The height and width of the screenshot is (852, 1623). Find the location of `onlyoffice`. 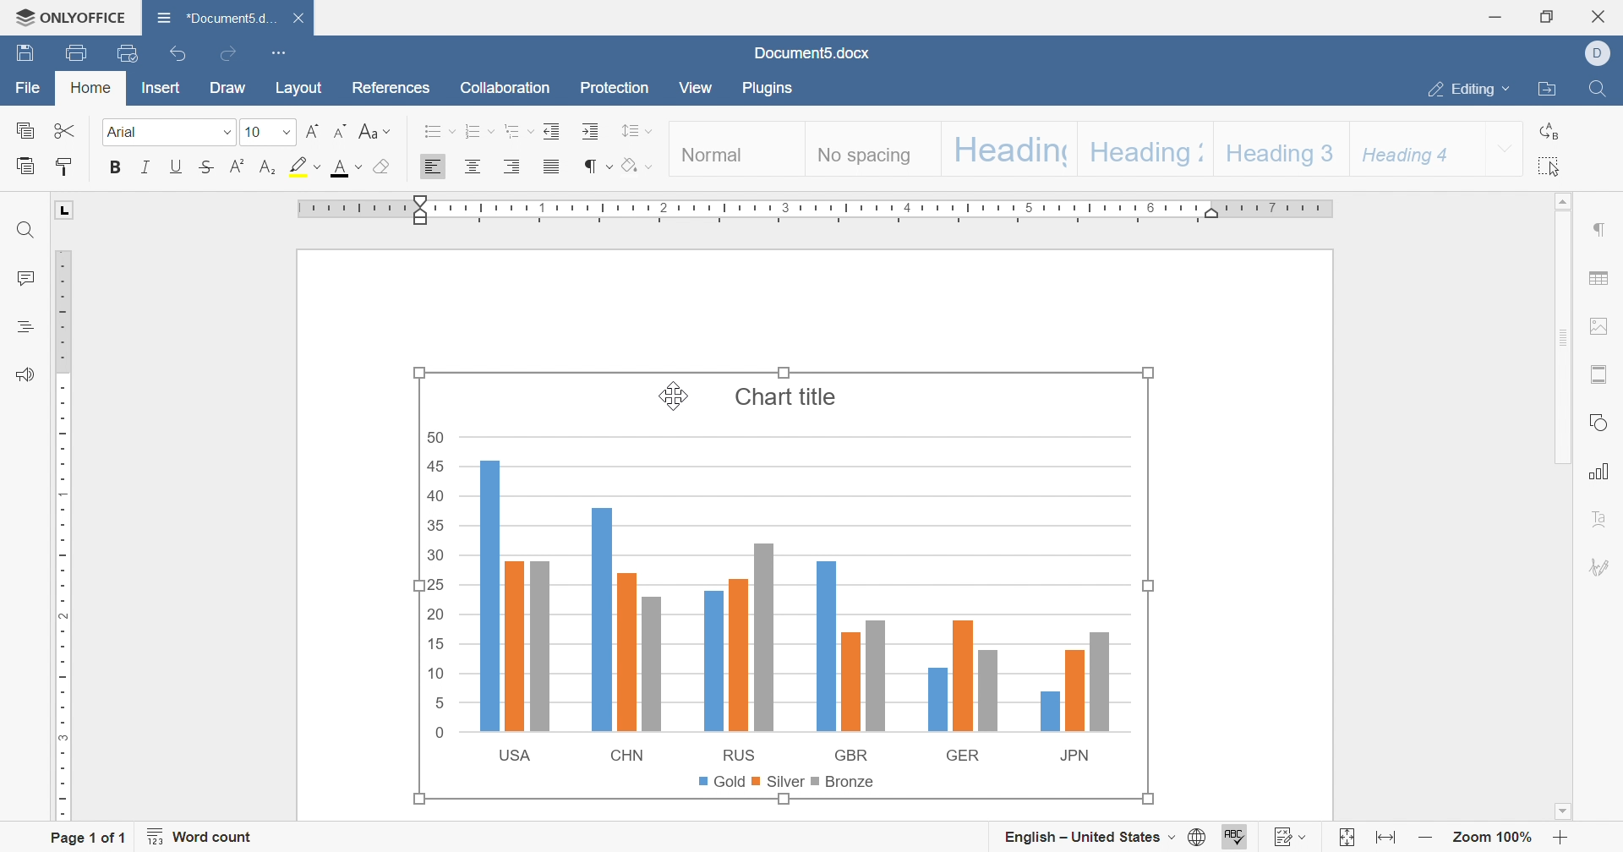

onlyoffice is located at coordinates (71, 17).